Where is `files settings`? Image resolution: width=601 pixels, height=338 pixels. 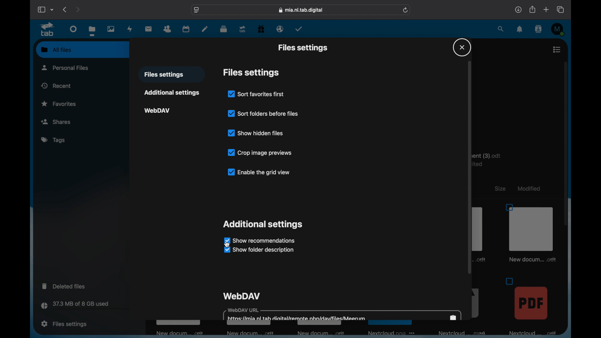 files settings is located at coordinates (303, 48).